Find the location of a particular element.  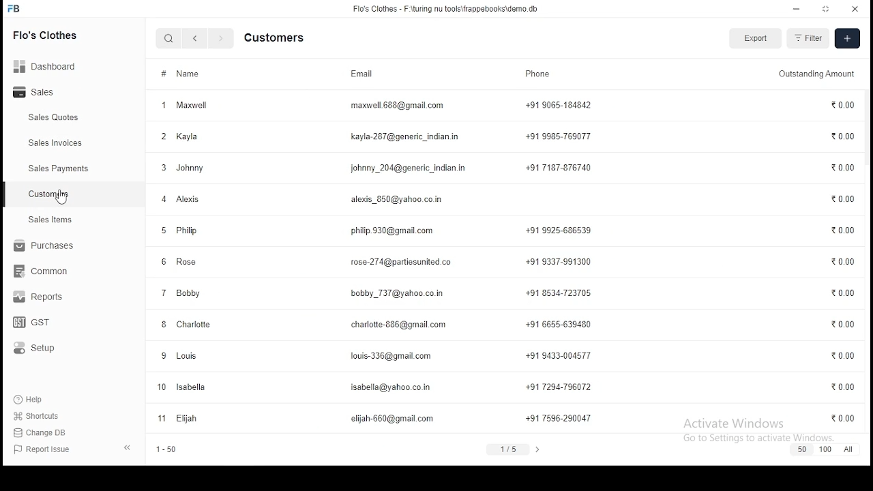

+91 9925-686539 is located at coordinates (557, 230).